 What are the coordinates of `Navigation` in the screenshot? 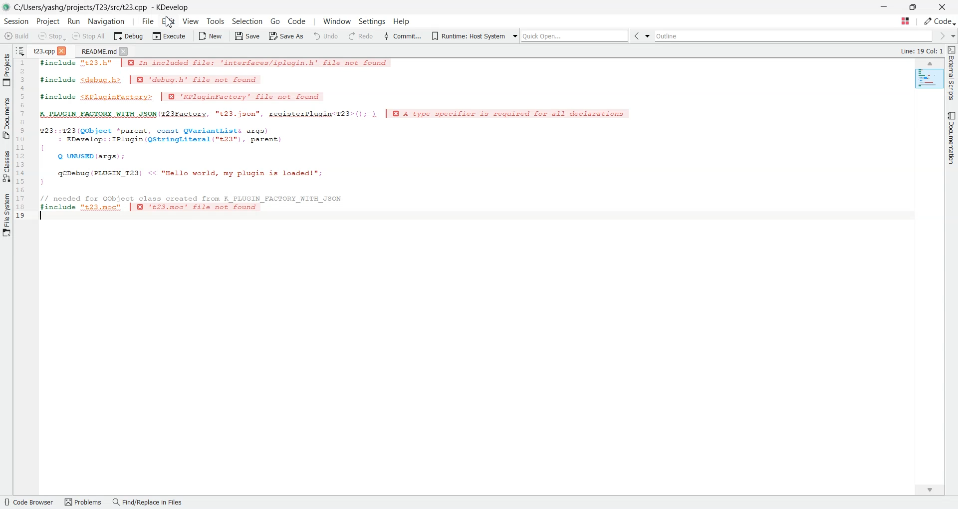 It's located at (106, 21).